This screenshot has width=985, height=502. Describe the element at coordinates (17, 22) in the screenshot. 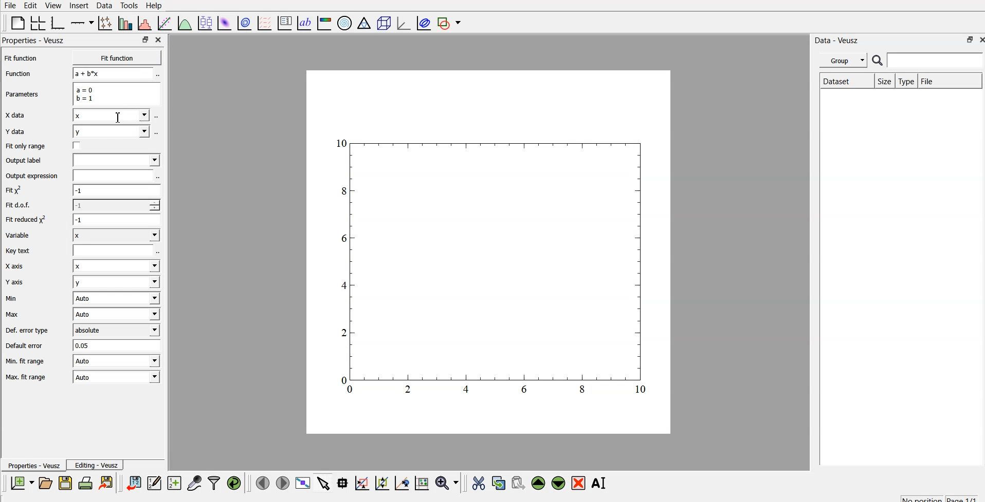

I see `blank page` at that location.